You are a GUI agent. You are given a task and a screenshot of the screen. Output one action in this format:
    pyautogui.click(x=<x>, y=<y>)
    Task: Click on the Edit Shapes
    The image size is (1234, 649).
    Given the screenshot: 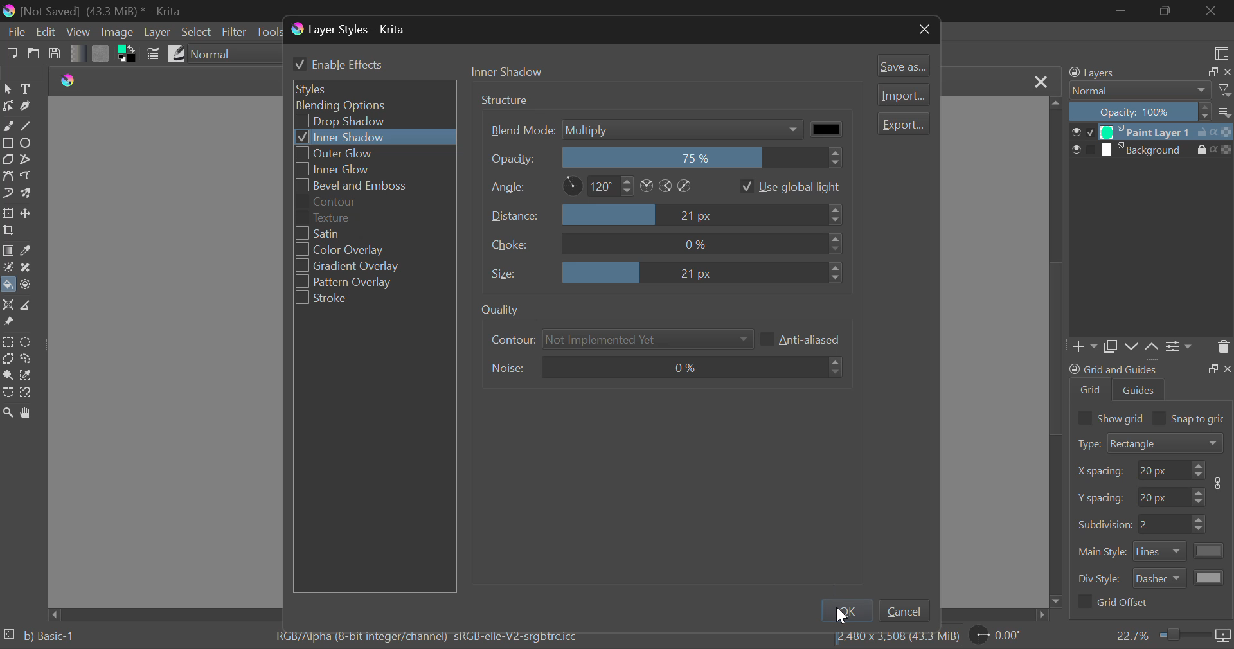 What is the action you would take?
    pyautogui.click(x=8, y=105)
    